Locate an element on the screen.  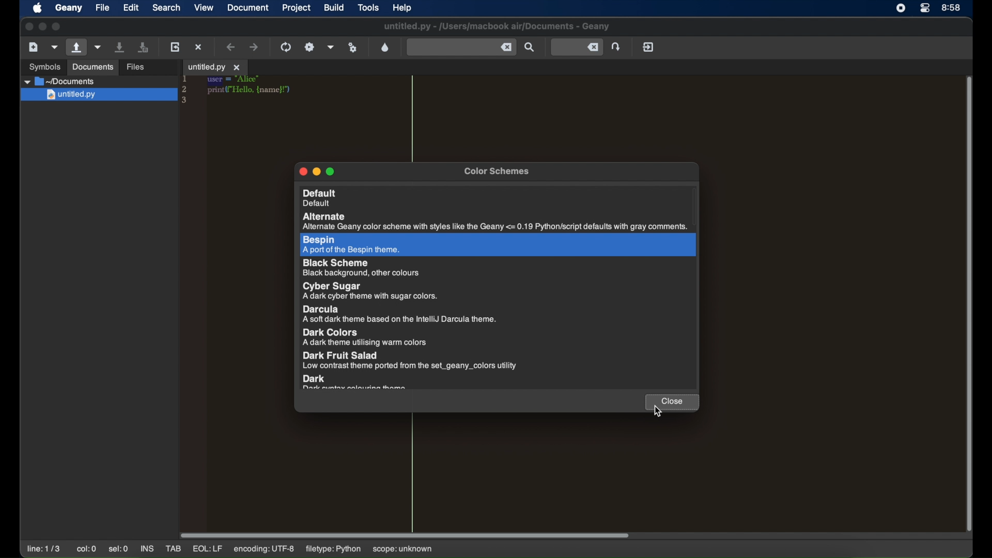
view is located at coordinates (204, 7).